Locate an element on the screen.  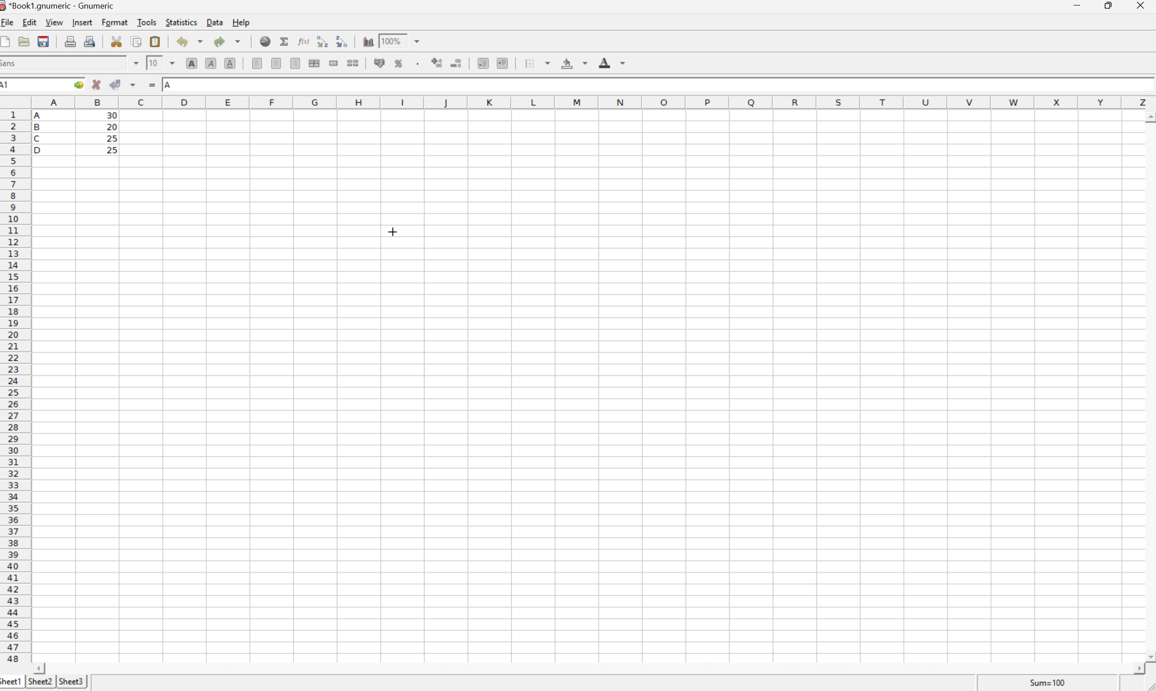
Save the current workbook is located at coordinates (43, 41).